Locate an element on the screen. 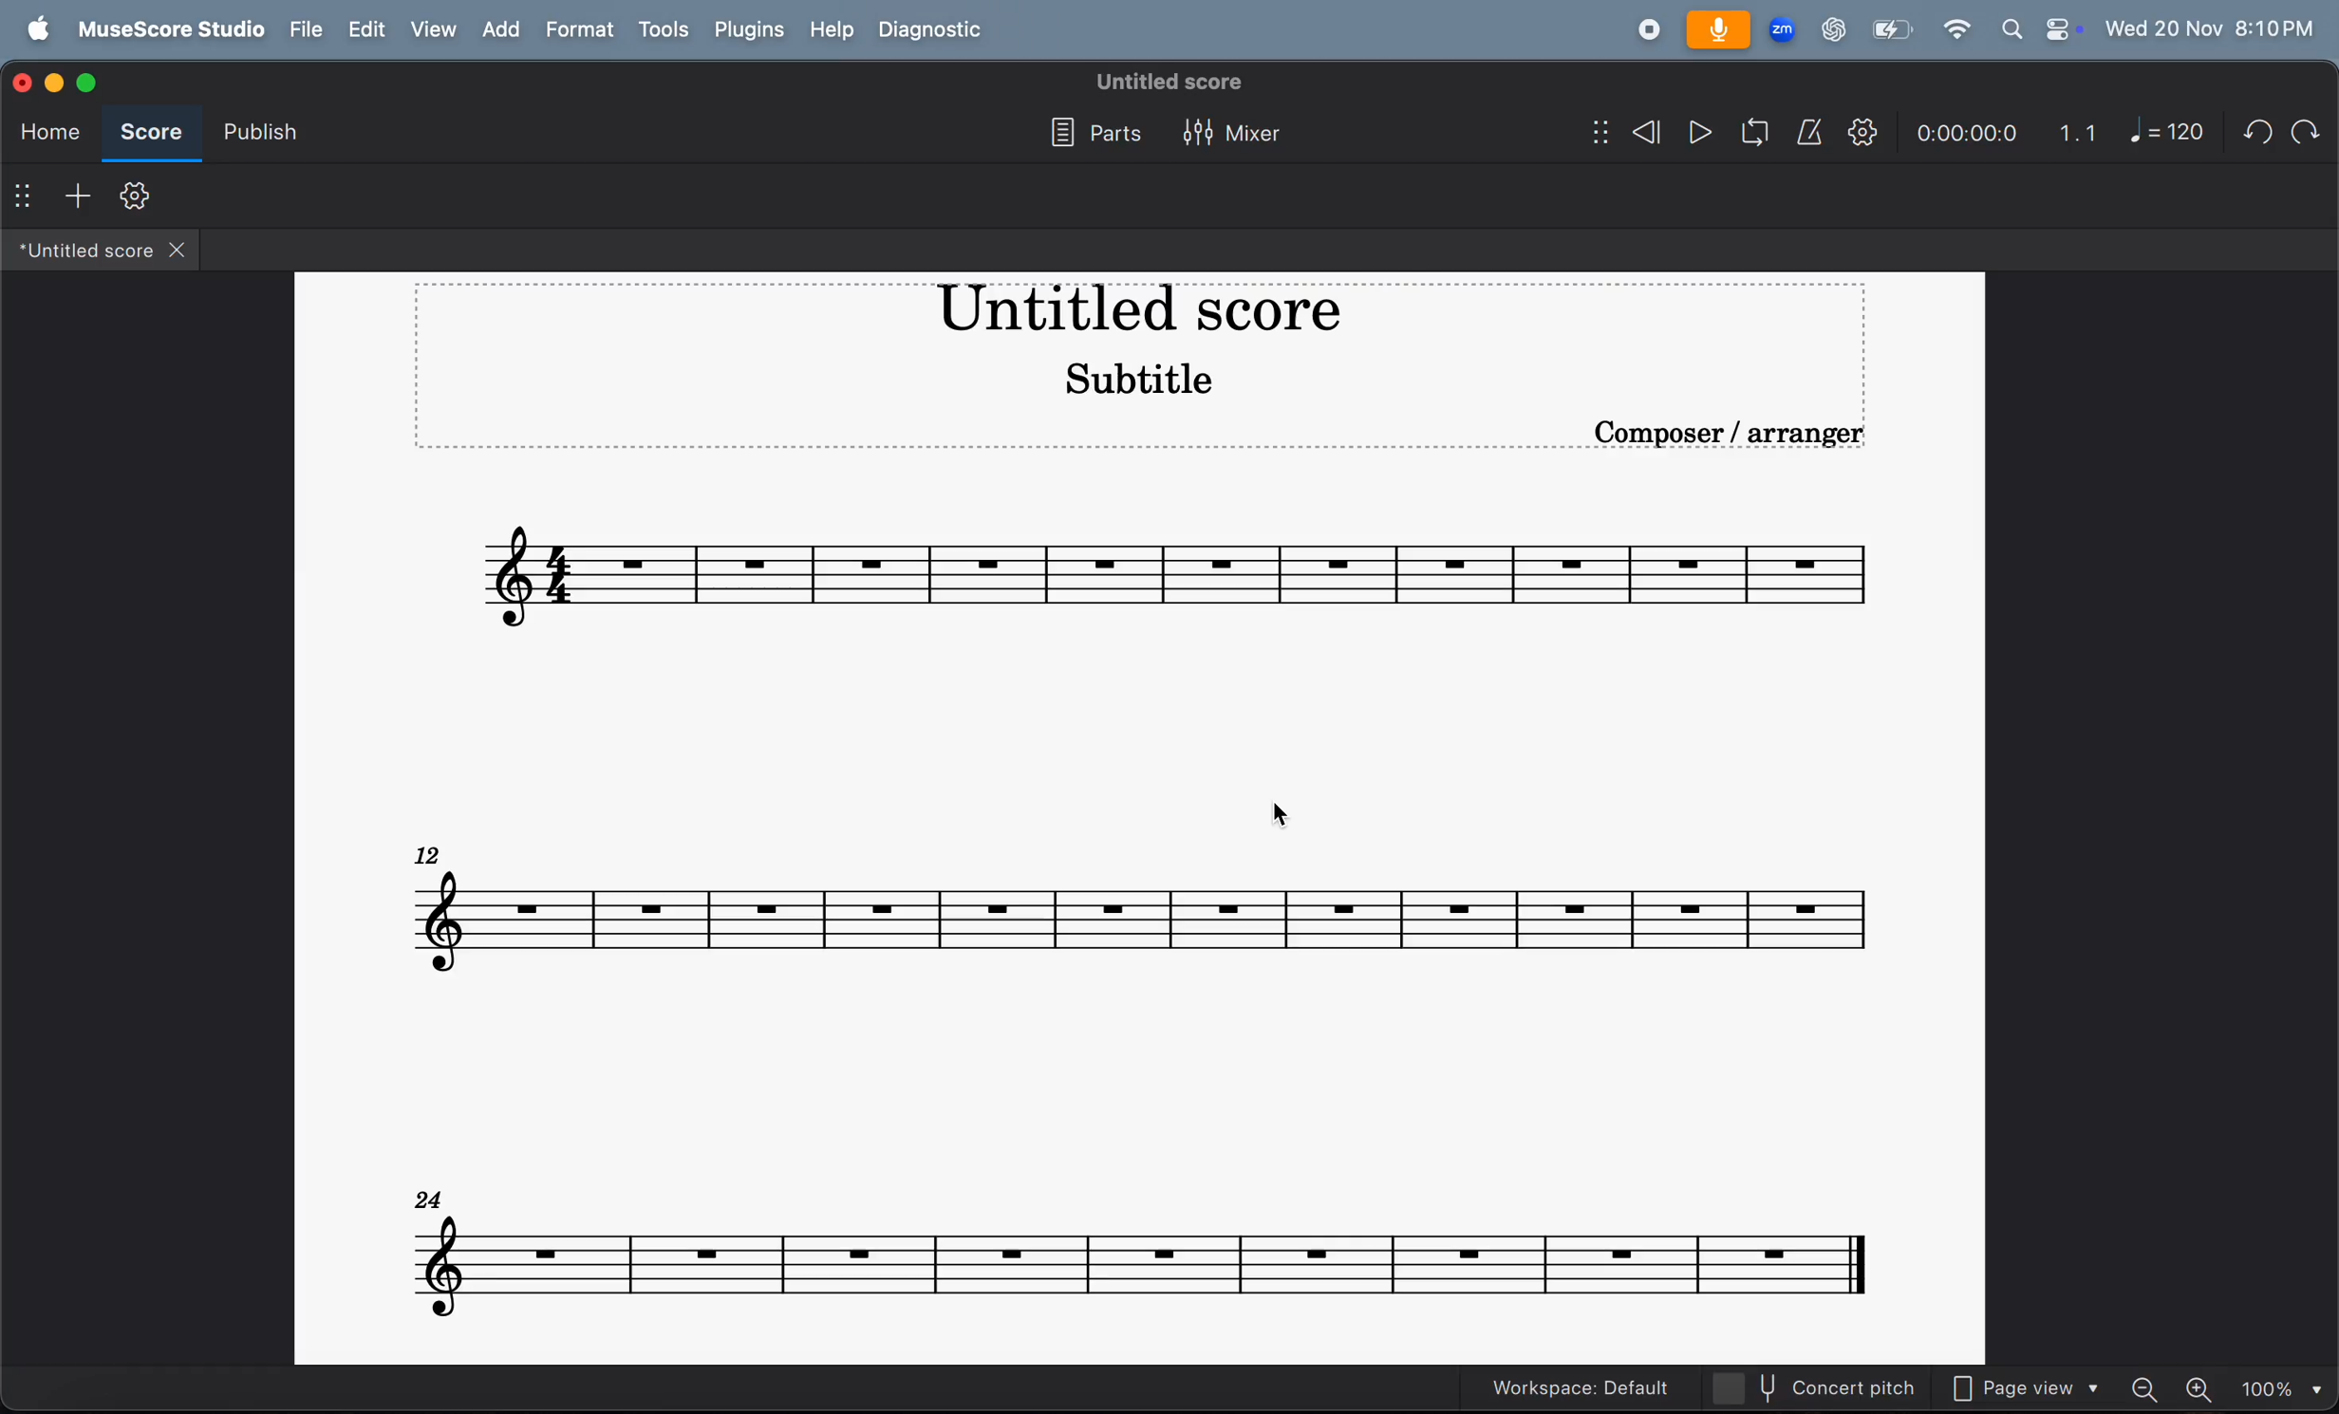 The image size is (2339, 1414). play is located at coordinates (1693, 130).